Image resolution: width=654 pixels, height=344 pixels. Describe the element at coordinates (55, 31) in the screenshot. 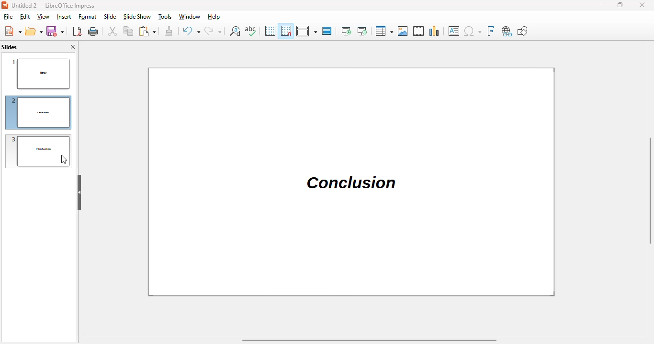

I see `save` at that location.